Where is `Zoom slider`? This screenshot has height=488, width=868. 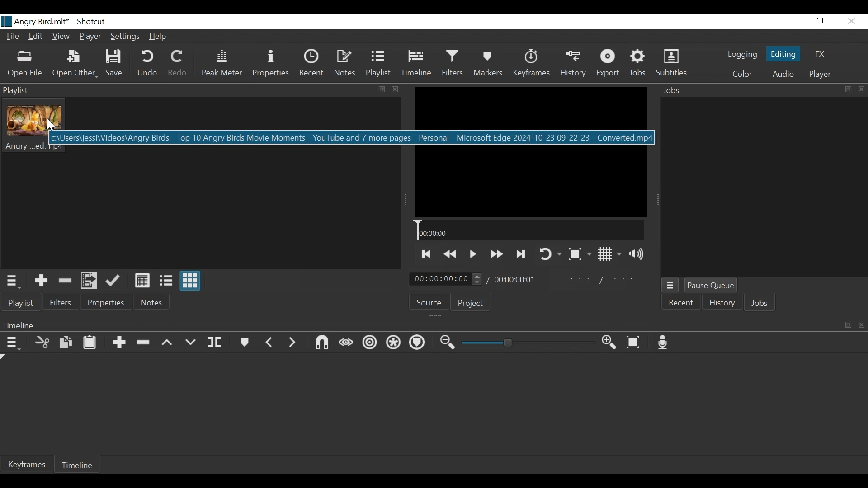
Zoom slider is located at coordinates (528, 343).